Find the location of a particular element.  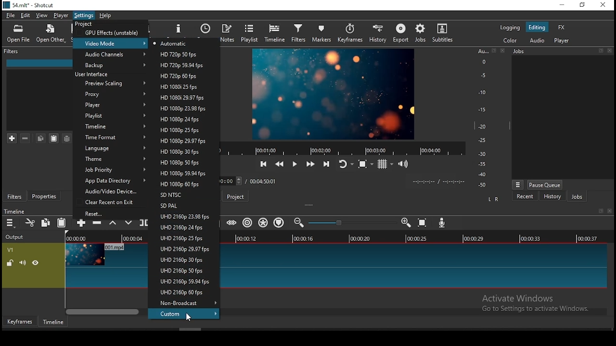

volume control is located at coordinates (405, 163).